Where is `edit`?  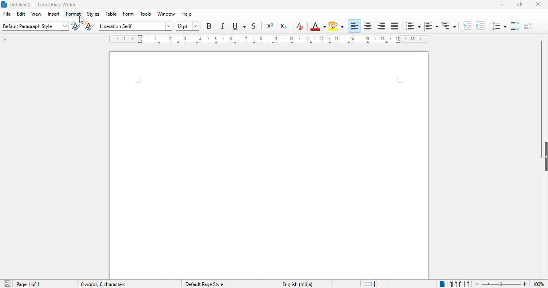
edit is located at coordinates (21, 14).